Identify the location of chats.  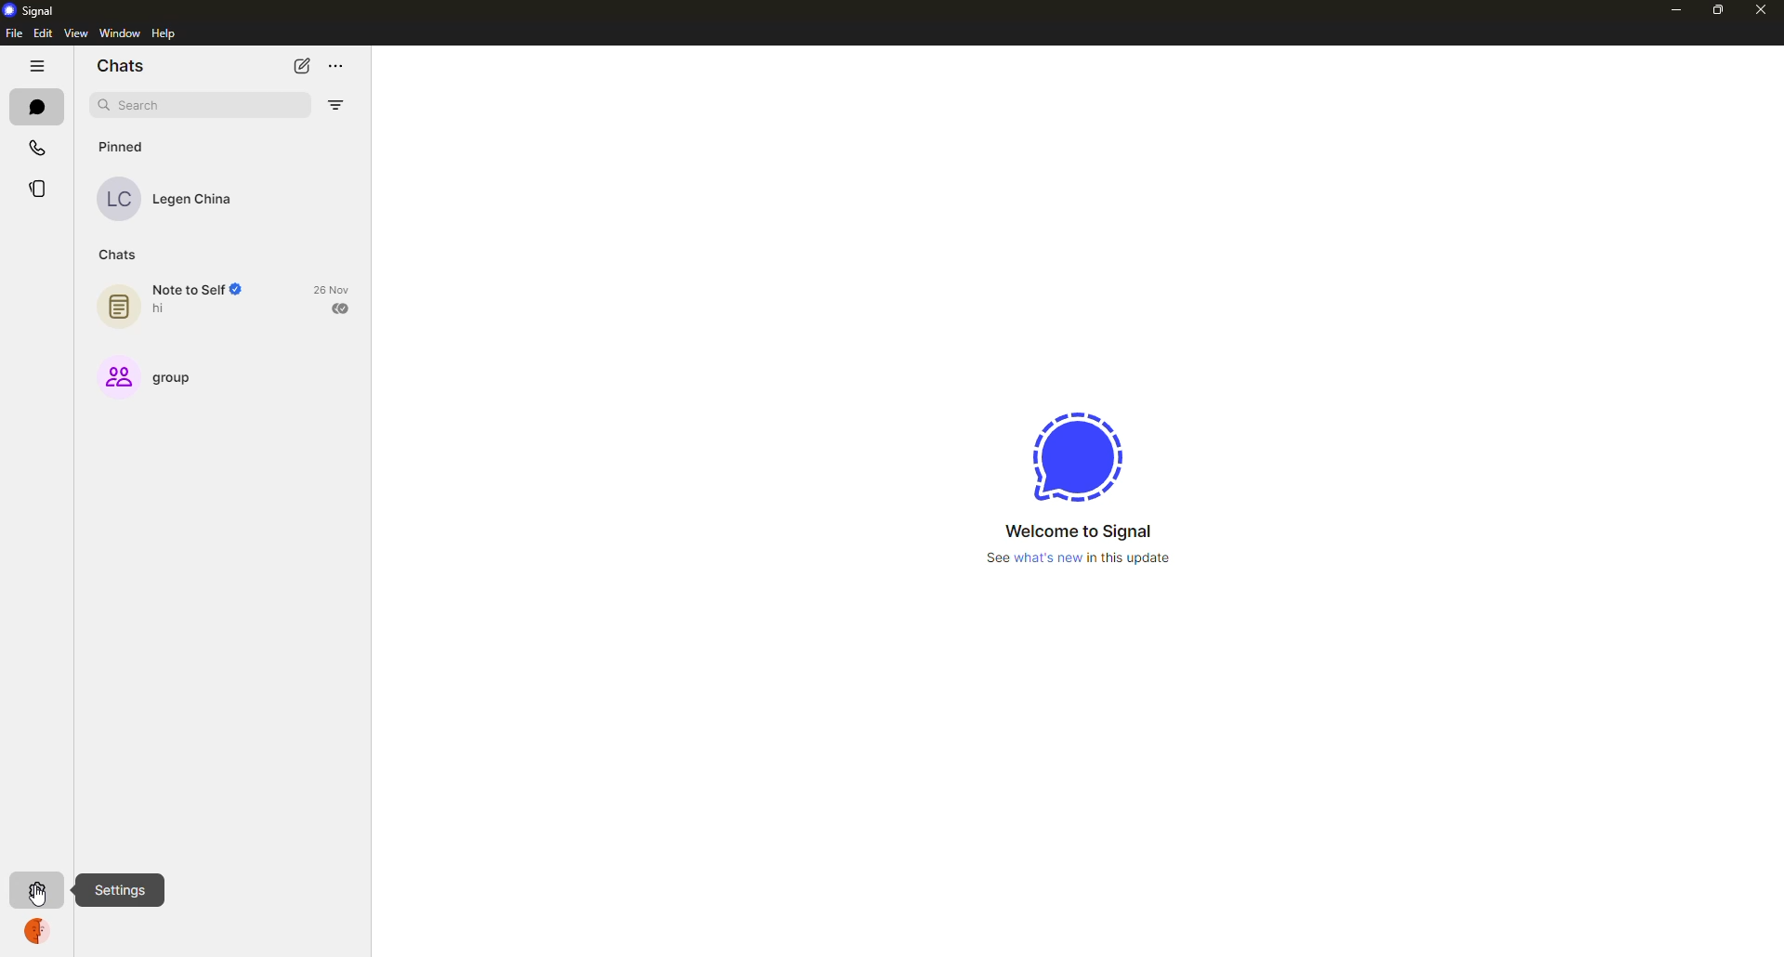
(120, 253).